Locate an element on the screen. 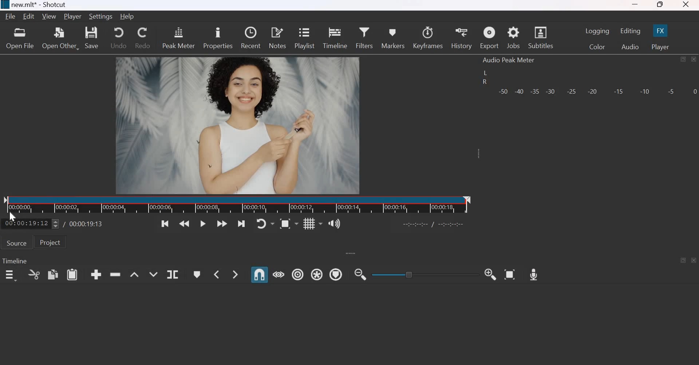 This screenshot has height=365, width=699. Scrub while dragging is located at coordinates (279, 274).